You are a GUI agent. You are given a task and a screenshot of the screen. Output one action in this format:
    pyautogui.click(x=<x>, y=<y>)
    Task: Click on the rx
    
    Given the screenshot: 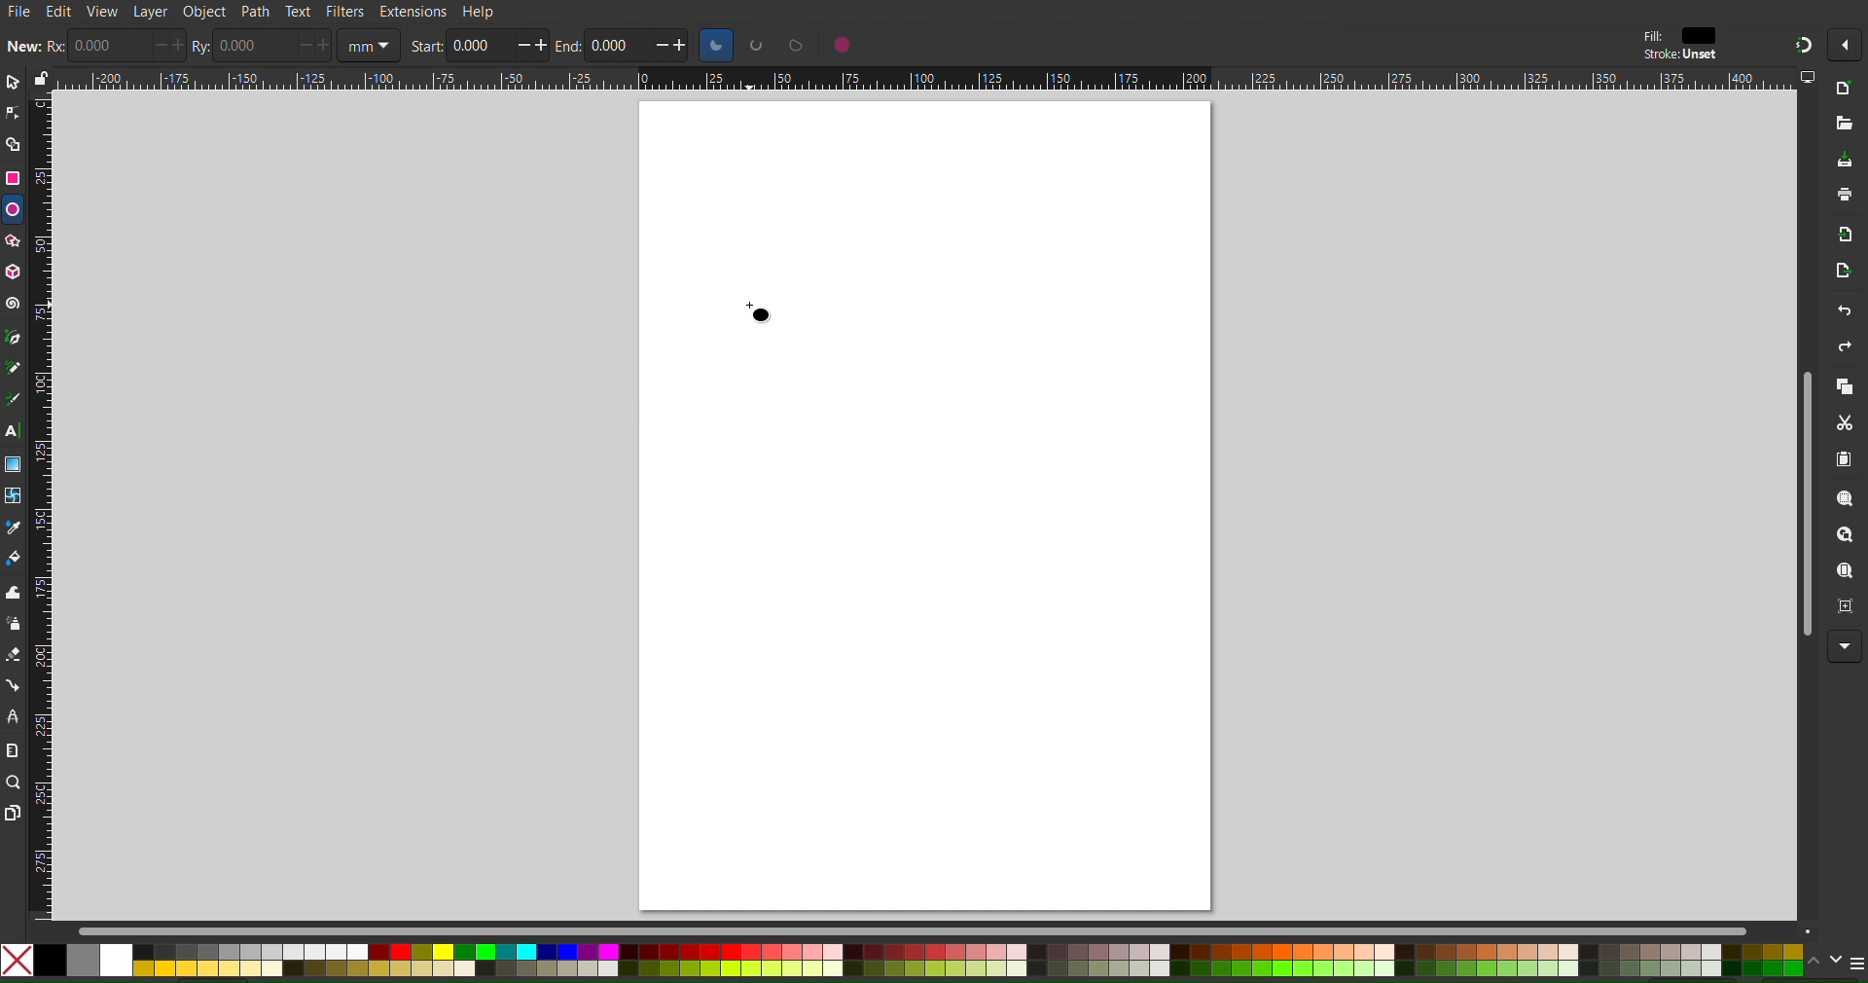 What is the action you would take?
    pyautogui.click(x=54, y=46)
    